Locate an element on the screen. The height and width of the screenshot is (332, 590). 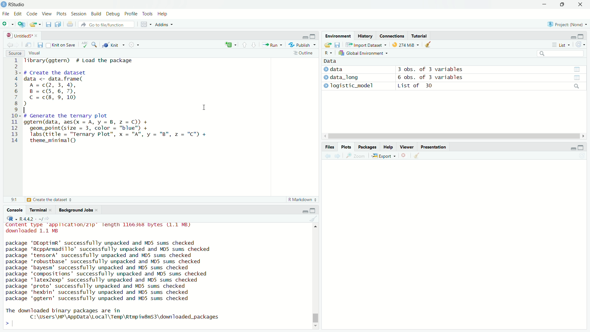
Profile is located at coordinates (130, 14).